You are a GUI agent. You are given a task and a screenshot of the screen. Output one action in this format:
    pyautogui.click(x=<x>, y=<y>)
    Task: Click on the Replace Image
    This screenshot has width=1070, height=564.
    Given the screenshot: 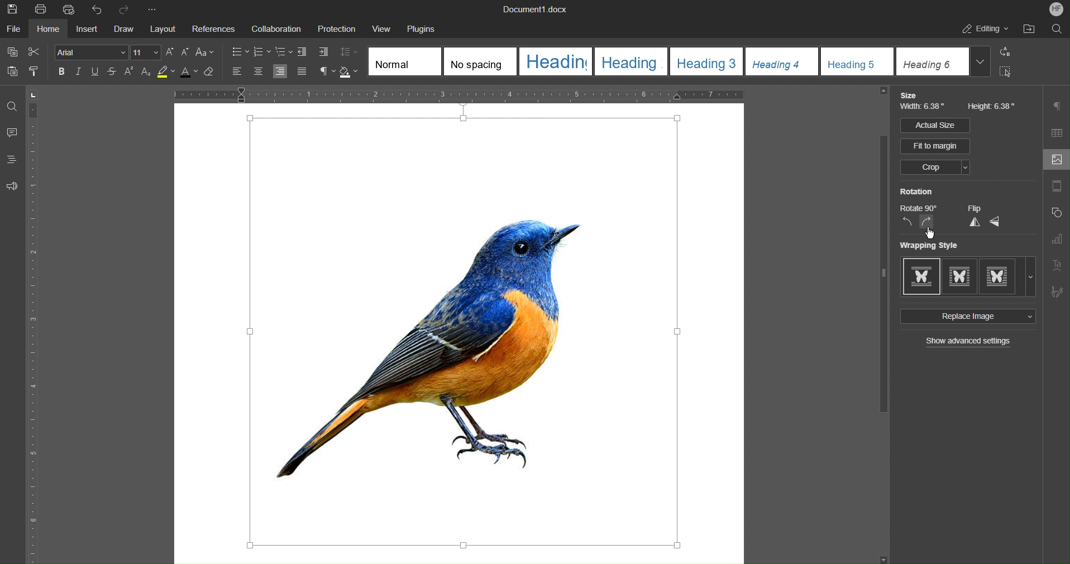 What is the action you would take?
    pyautogui.click(x=906, y=318)
    